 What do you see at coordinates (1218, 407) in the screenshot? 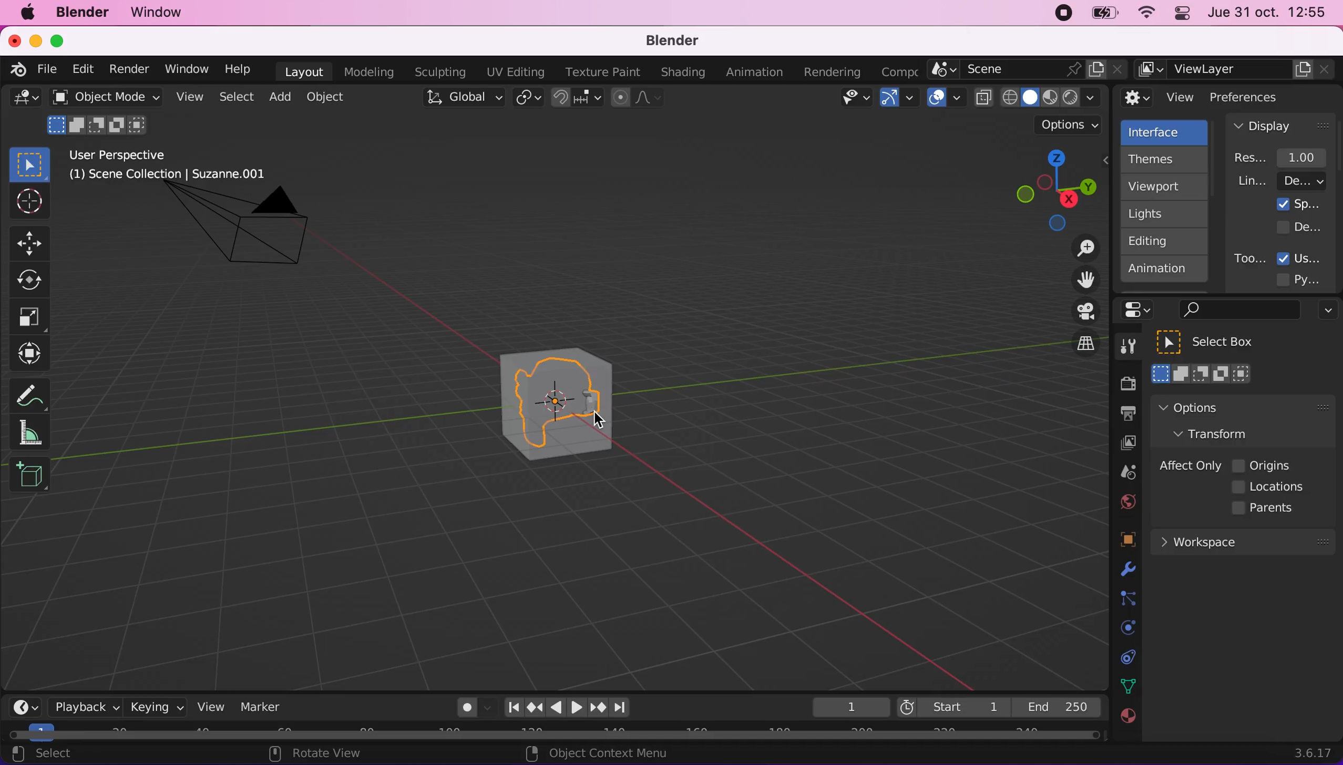
I see `options` at bounding box center [1218, 407].